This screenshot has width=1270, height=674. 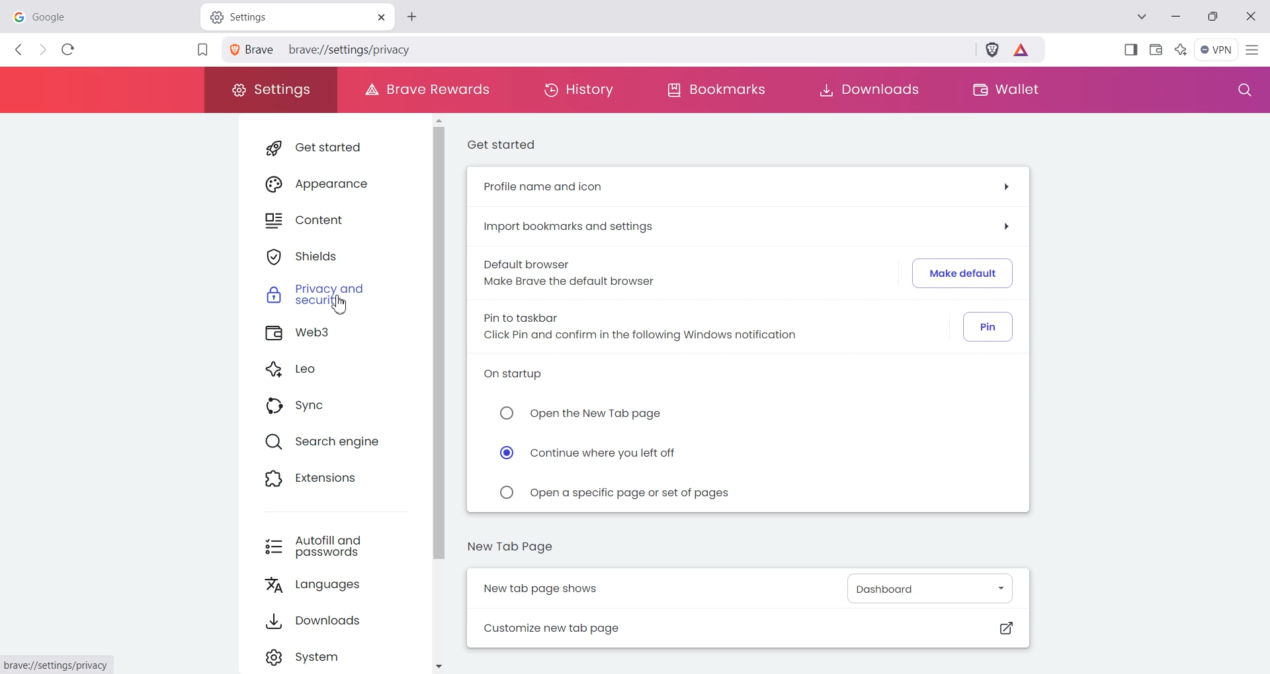 I want to click on Reload, so click(x=68, y=49).